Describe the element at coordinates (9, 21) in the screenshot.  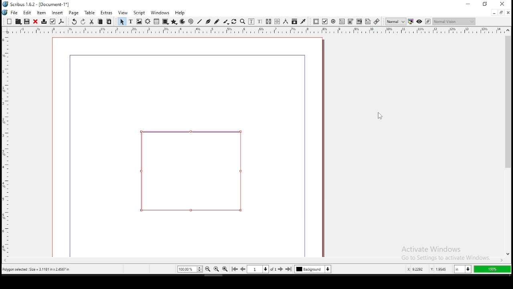
I see `new` at that location.